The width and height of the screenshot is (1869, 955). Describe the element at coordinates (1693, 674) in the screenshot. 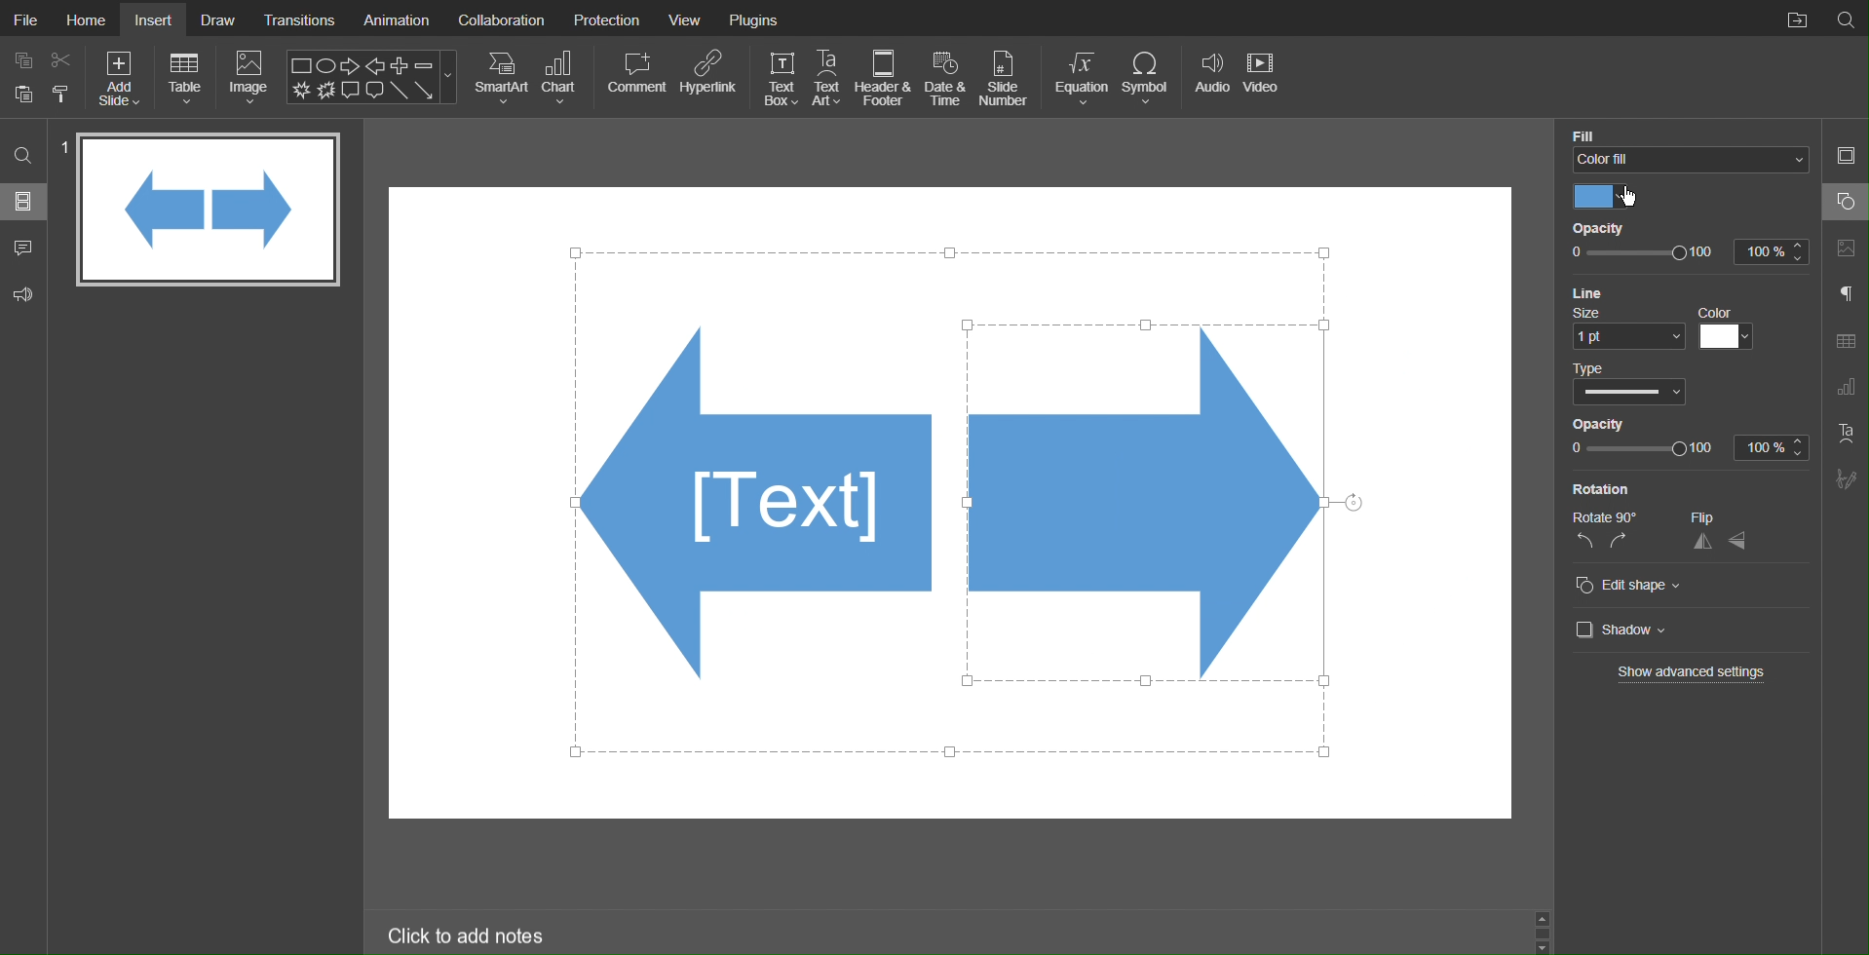

I see `Show advanced settings` at that location.